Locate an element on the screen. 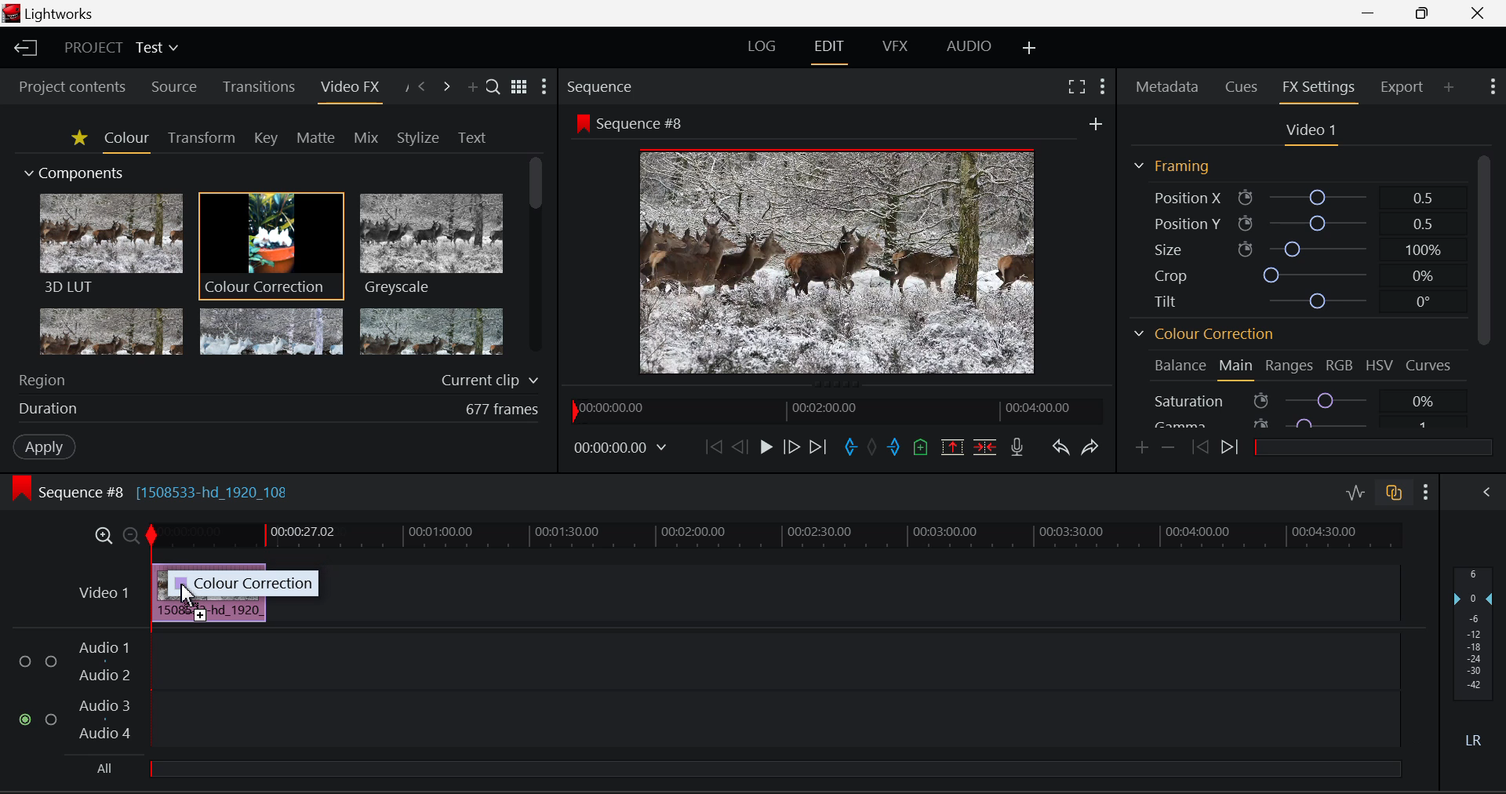 Image resolution: width=1506 pixels, height=794 pixels. Add Layout is located at coordinates (1030, 46).